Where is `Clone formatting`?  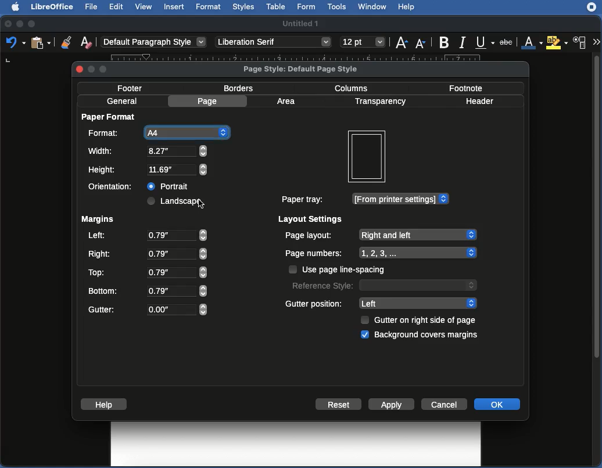
Clone formatting is located at coordinates (66, 42).